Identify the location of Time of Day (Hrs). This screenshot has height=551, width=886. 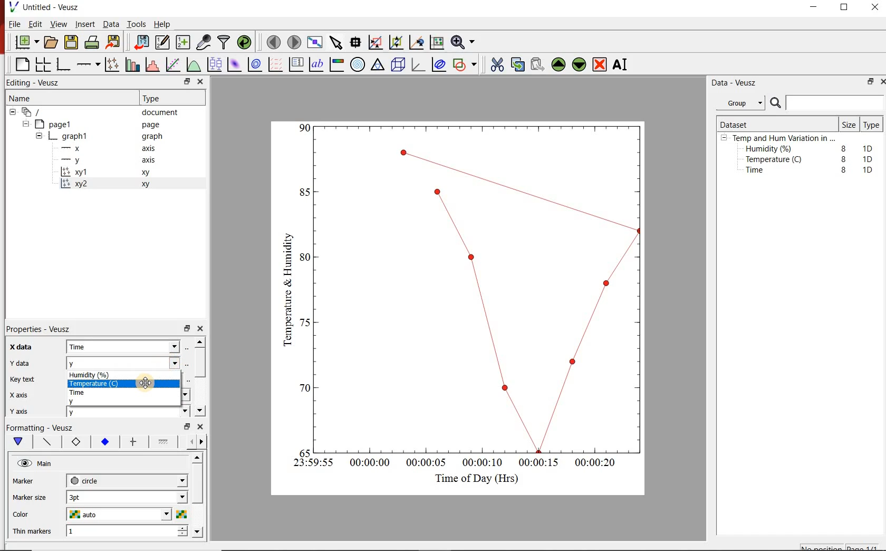
(473, 478).